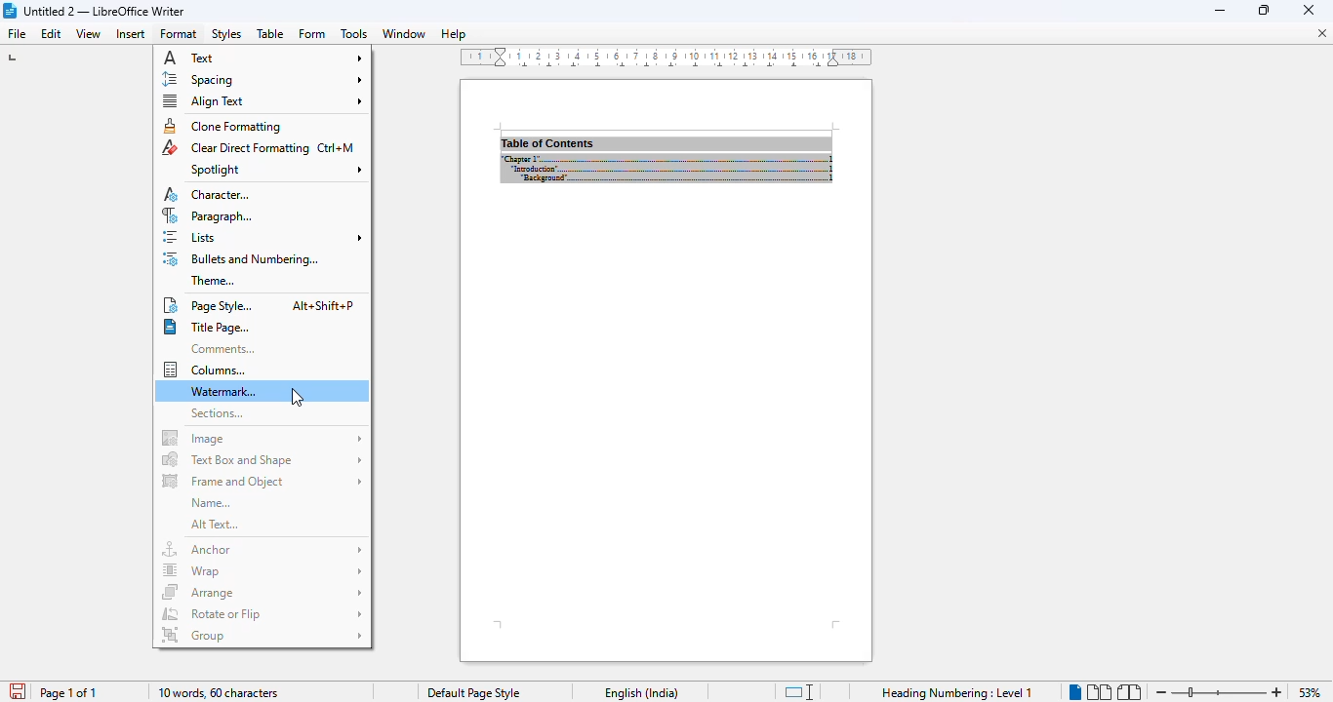 This screenshot has width=1333, height=702. I want to click on clear direct formatting, so click(236, 148).